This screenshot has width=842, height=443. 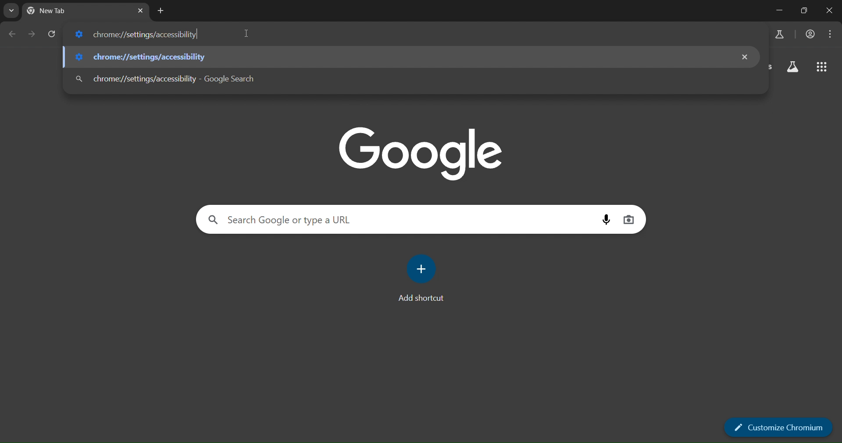 I want to click on search panel, so click(x=305, y=220).